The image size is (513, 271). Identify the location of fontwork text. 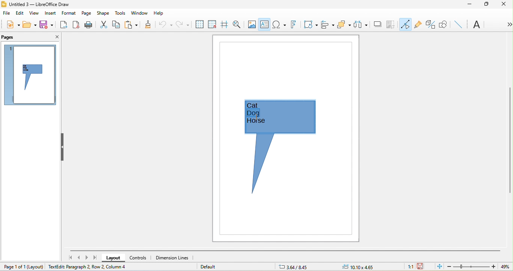
(293, 25).